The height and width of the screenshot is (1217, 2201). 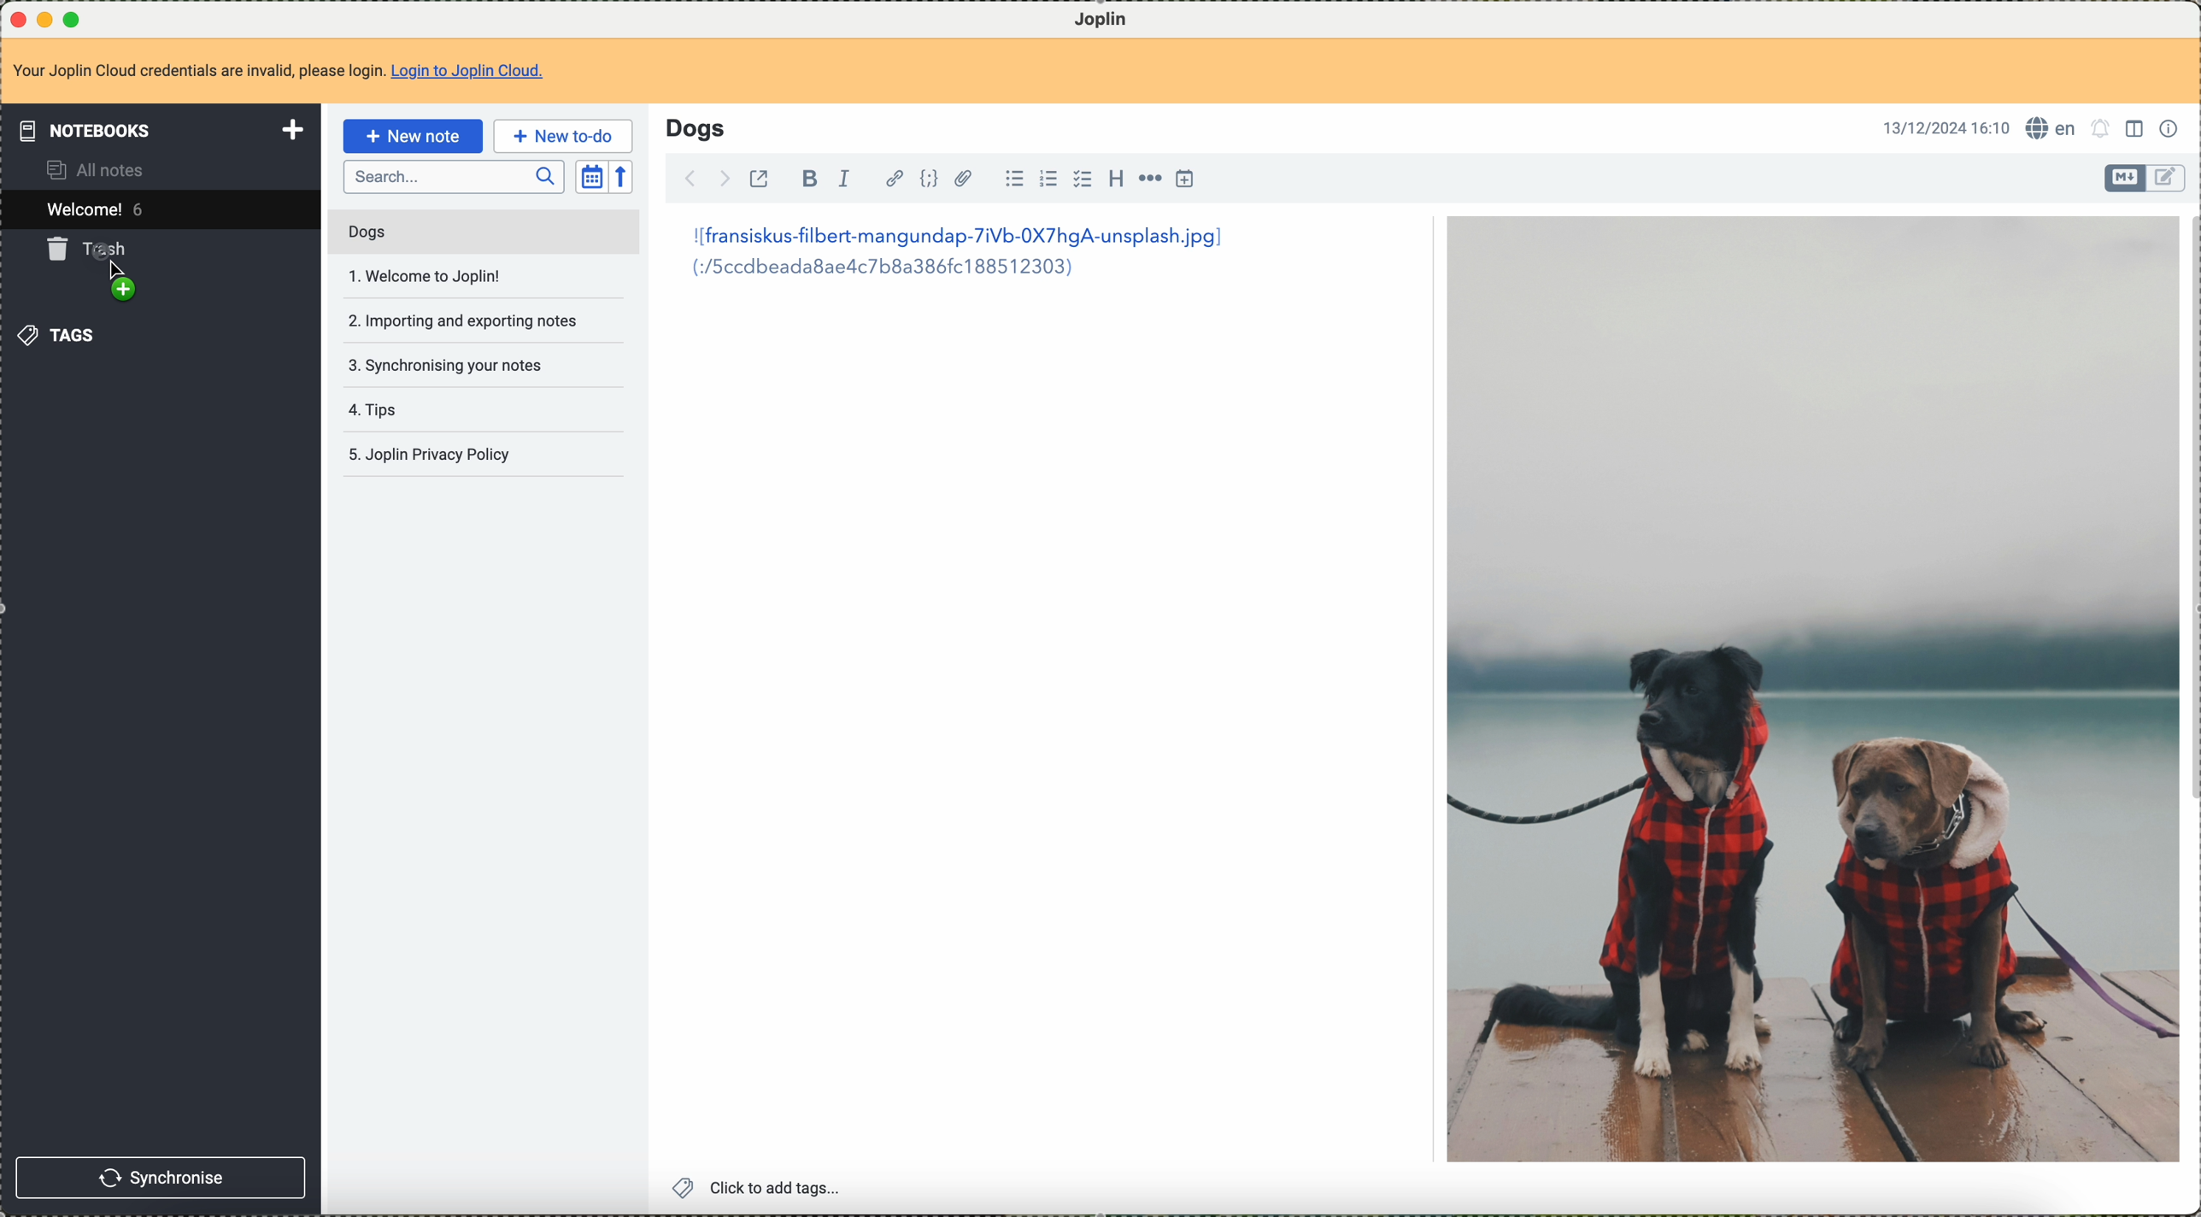 I want to click on drag to trash, so click(x=99, y=271).